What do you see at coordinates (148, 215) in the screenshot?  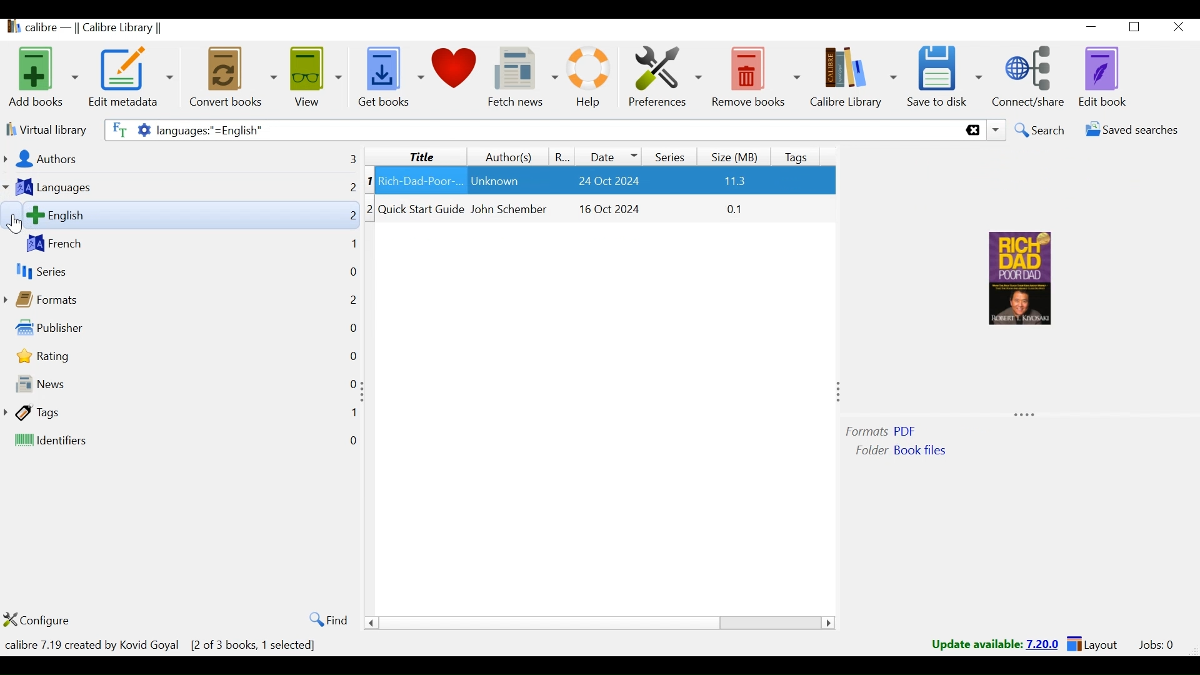 I see `English` at bounding box center [148, 215].